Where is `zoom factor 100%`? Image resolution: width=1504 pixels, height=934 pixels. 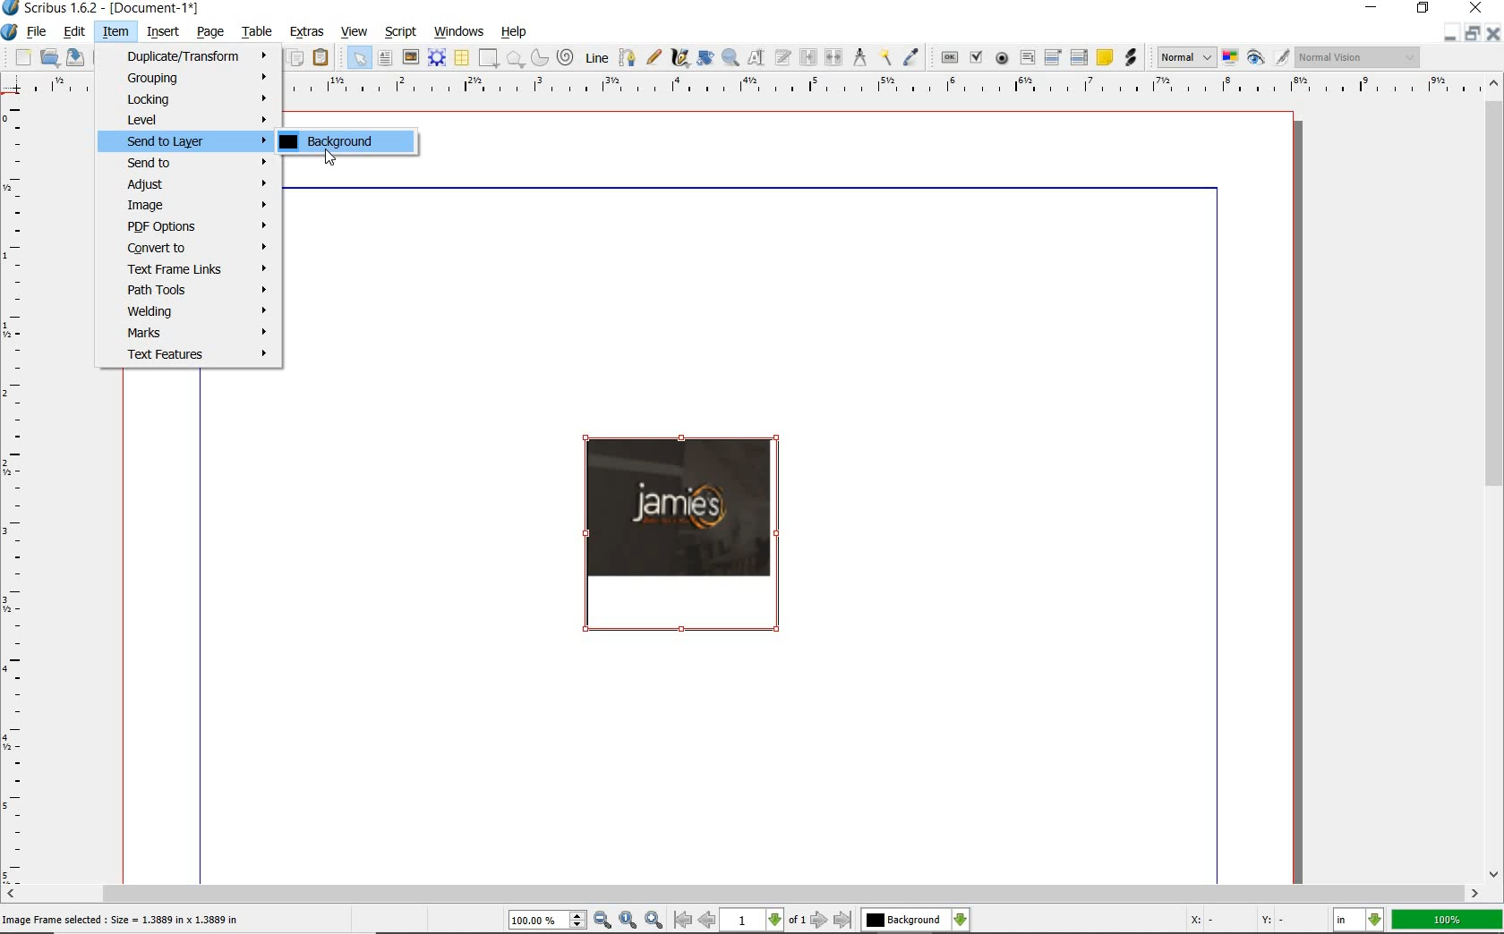 zoom factor 100% is located at coordinates (1448, 919).